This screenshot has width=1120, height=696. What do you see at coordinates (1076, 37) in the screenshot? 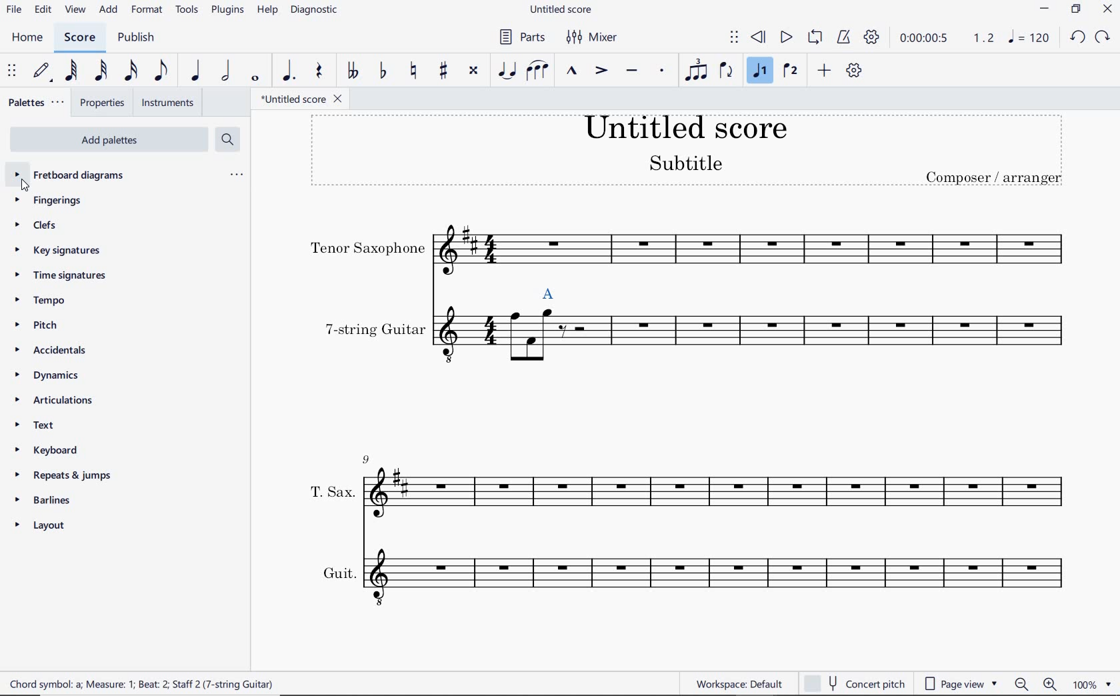
I see `UNDO` at bounding box center [1076, 37].